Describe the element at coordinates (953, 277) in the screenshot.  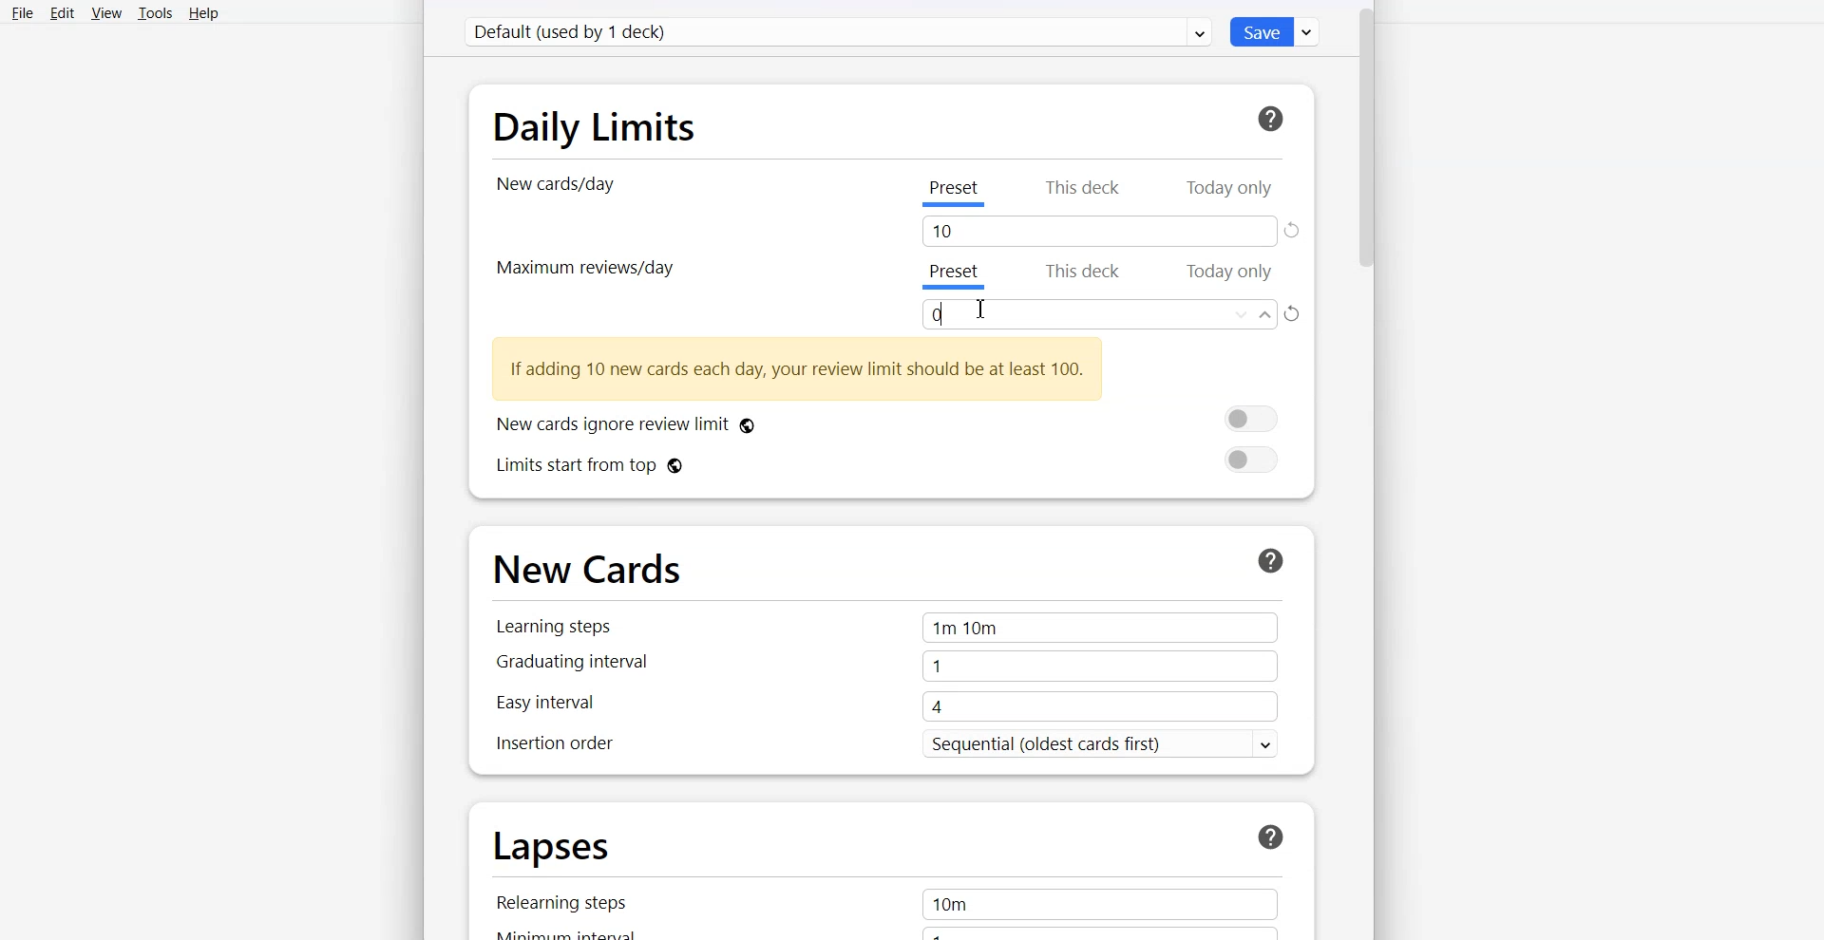
I see `Preset` at that location.